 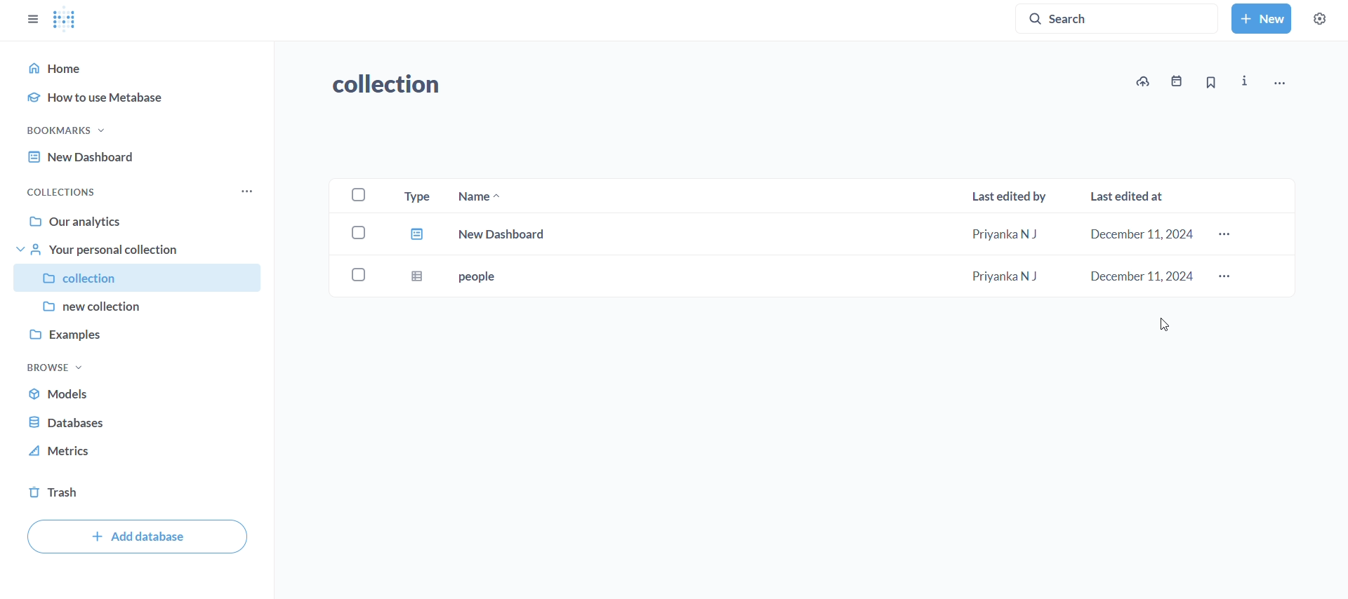 What do you see at coordinates (131, 335) in the screenshot?
I see `examples` at bounding box center [131, 335].